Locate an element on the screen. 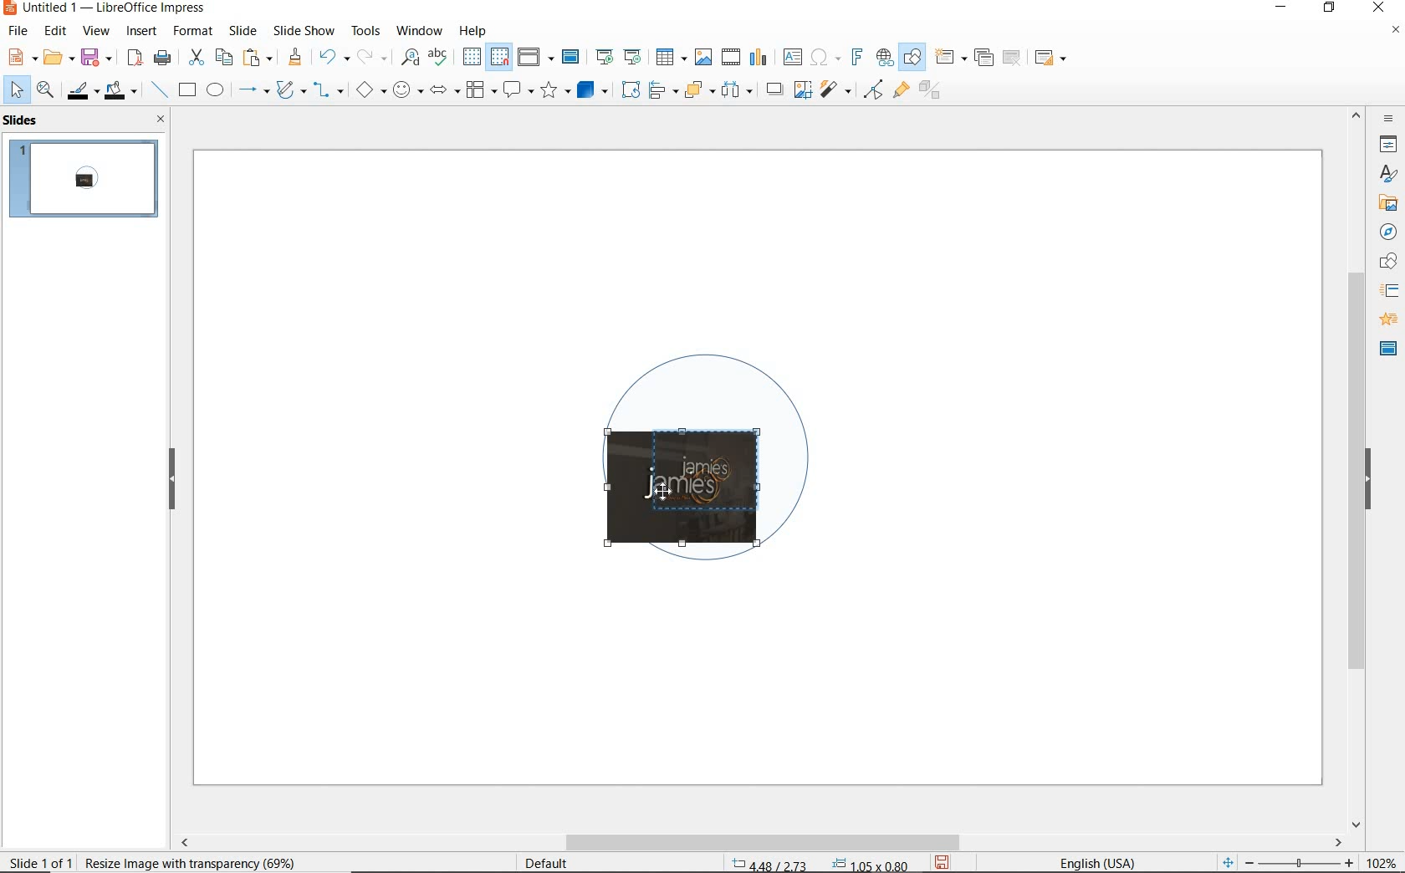 The image size is (1405, 873). new slide is located at coordinates (950, 58).